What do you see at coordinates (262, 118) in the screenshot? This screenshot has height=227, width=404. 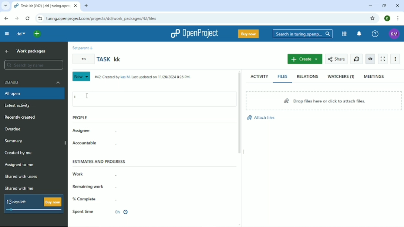 I see `Attach files` at bounding box center [262, 118].